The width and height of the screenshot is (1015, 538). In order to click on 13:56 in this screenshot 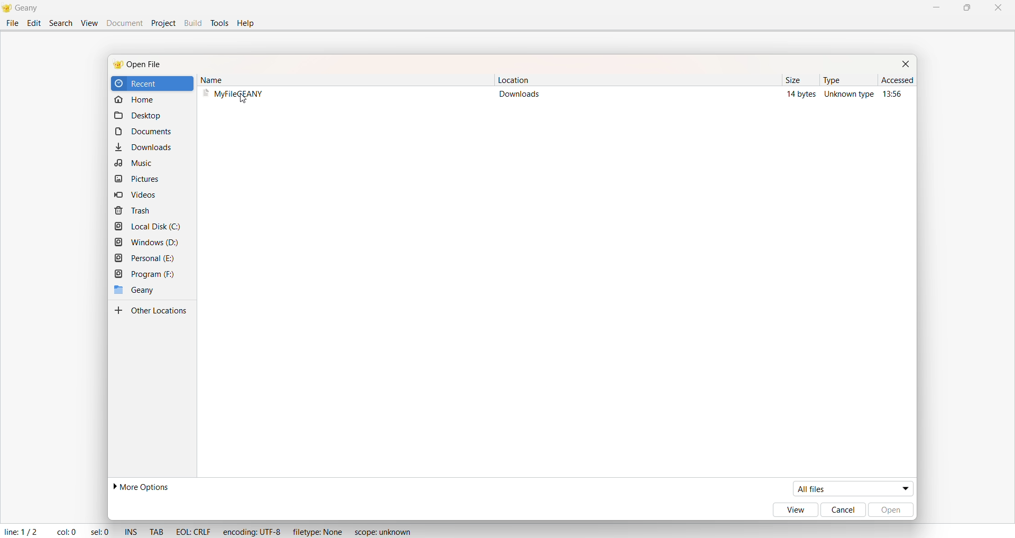, I will do `click(894, 96)`.